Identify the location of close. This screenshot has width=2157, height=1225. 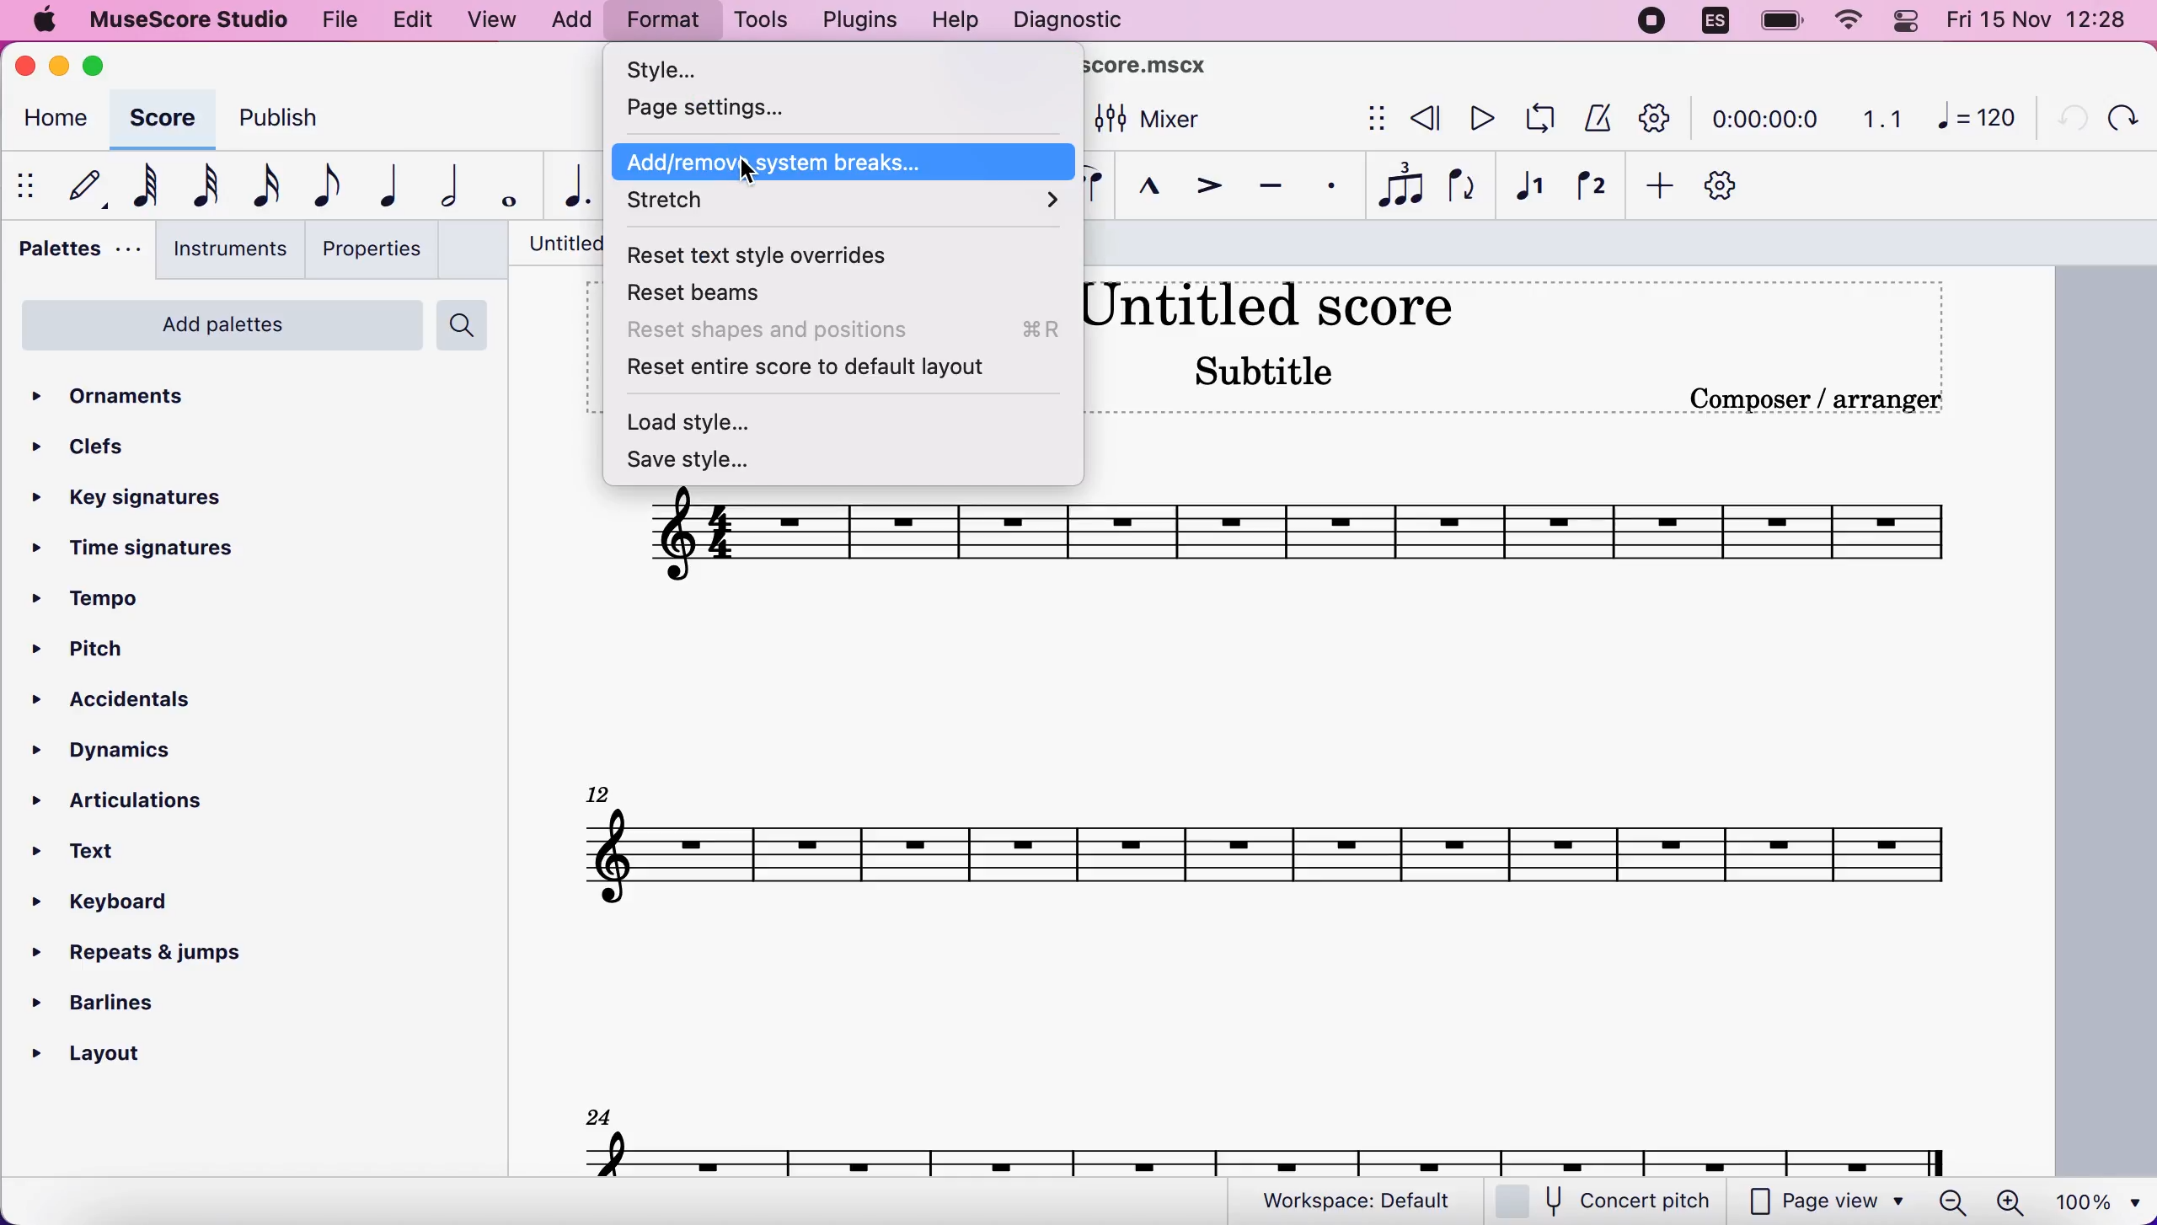
(29, 67).